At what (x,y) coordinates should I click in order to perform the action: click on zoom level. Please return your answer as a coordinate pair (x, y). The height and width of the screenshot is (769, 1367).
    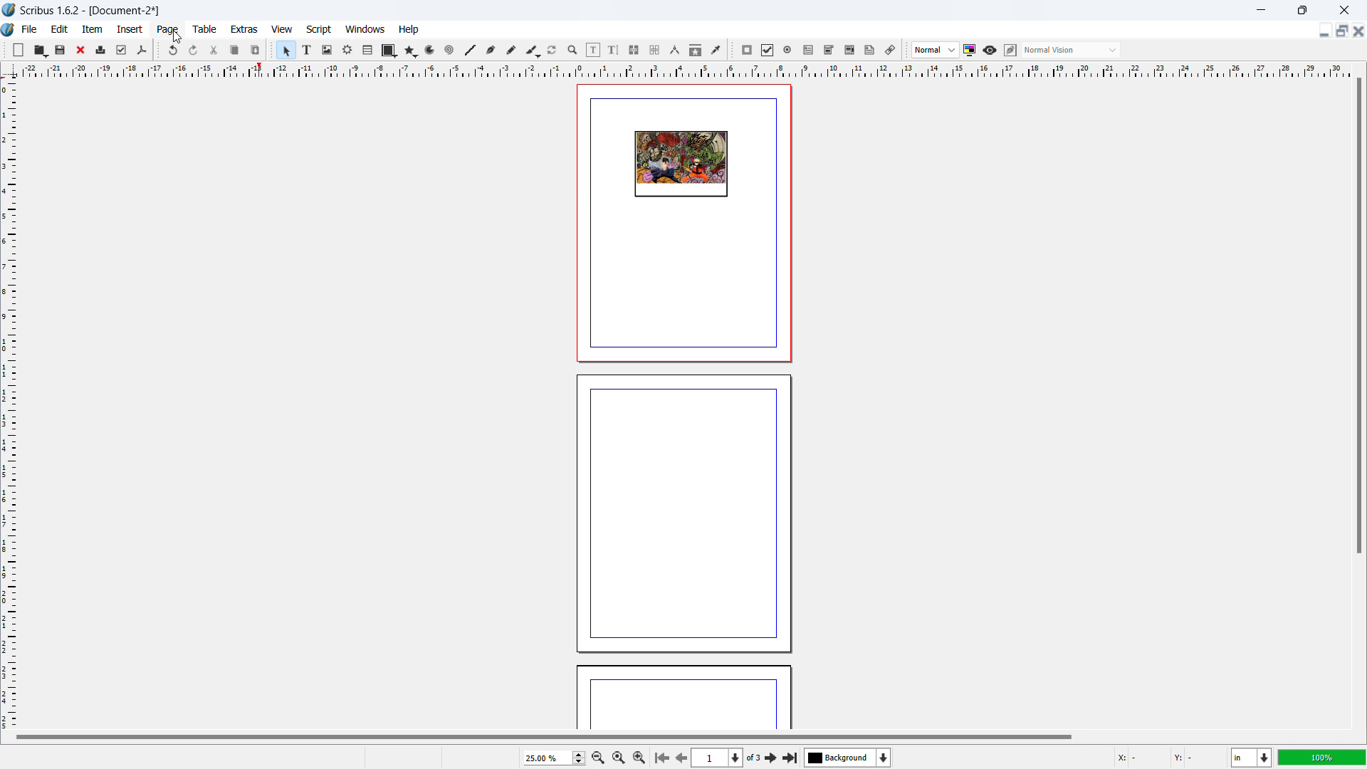
    Looking at the image, I should click on (554, 758).